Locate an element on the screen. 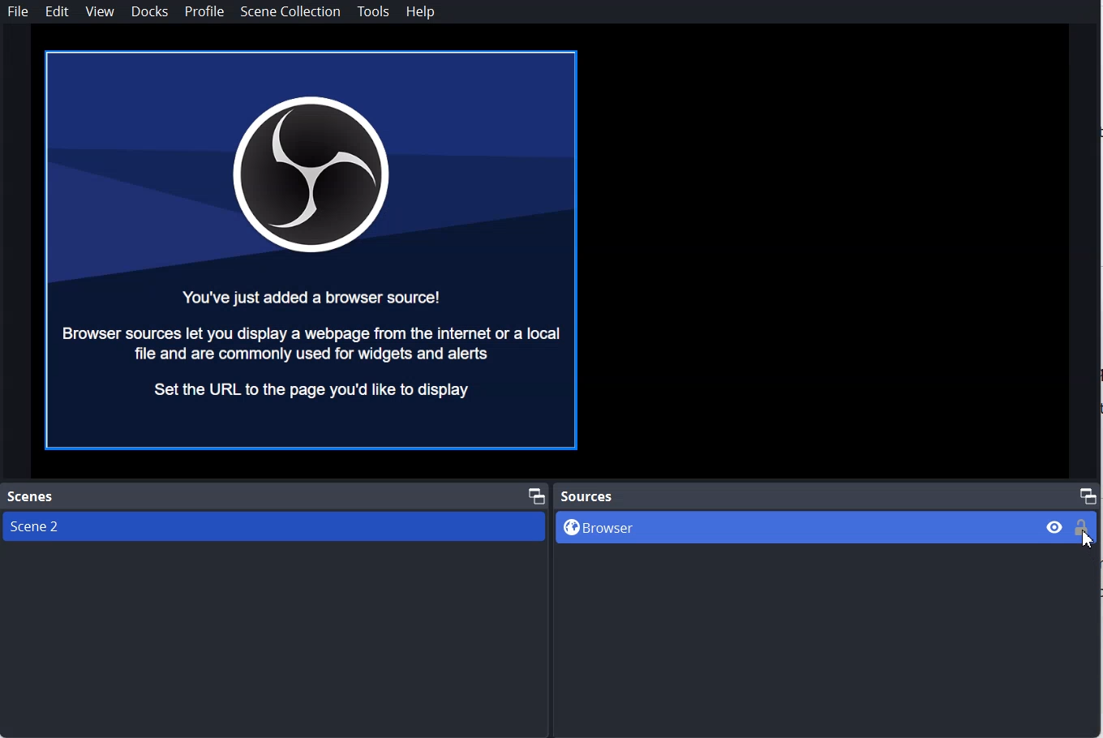 Image resolution: width=1103 pixels, height=738 pixels. Profile is located at coordinates (204, 12).